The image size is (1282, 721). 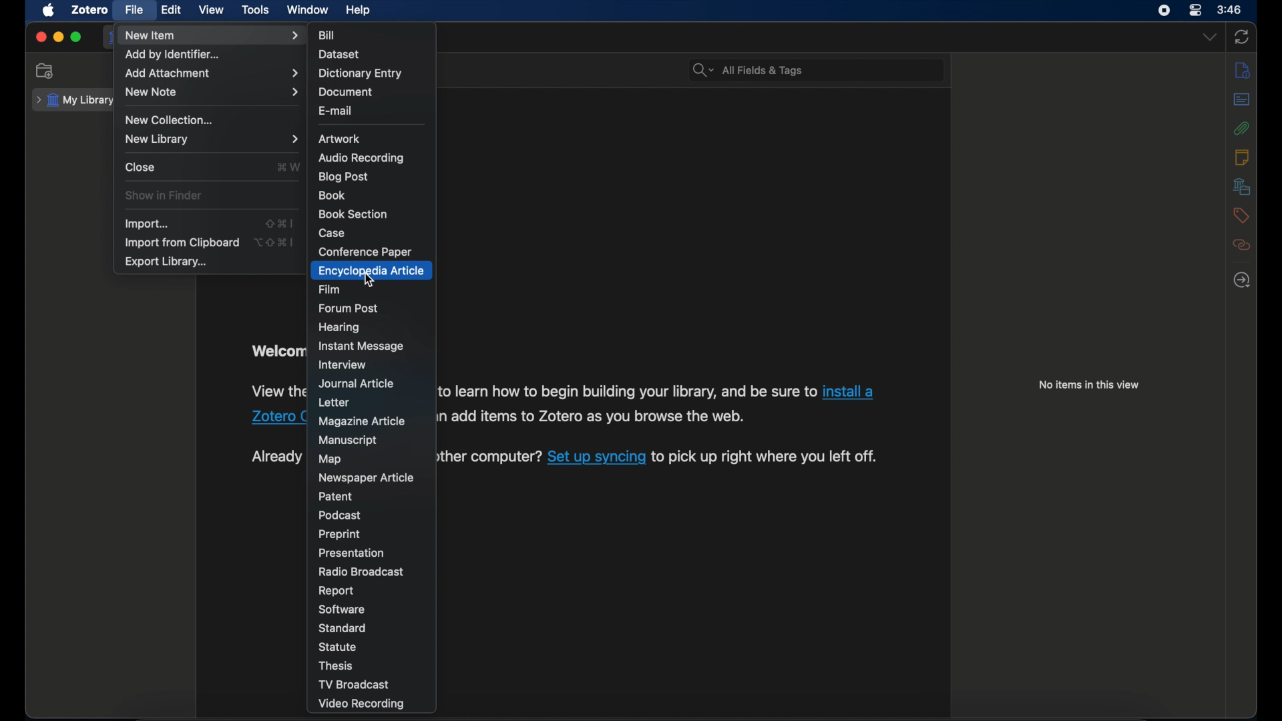 What do you see at coordinates (329, 289) in the screenshot?
I see `film` at bounding box center [329, 289].